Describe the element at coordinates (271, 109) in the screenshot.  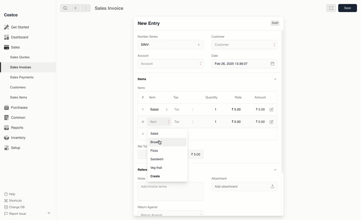
I see `Edit` at that location.